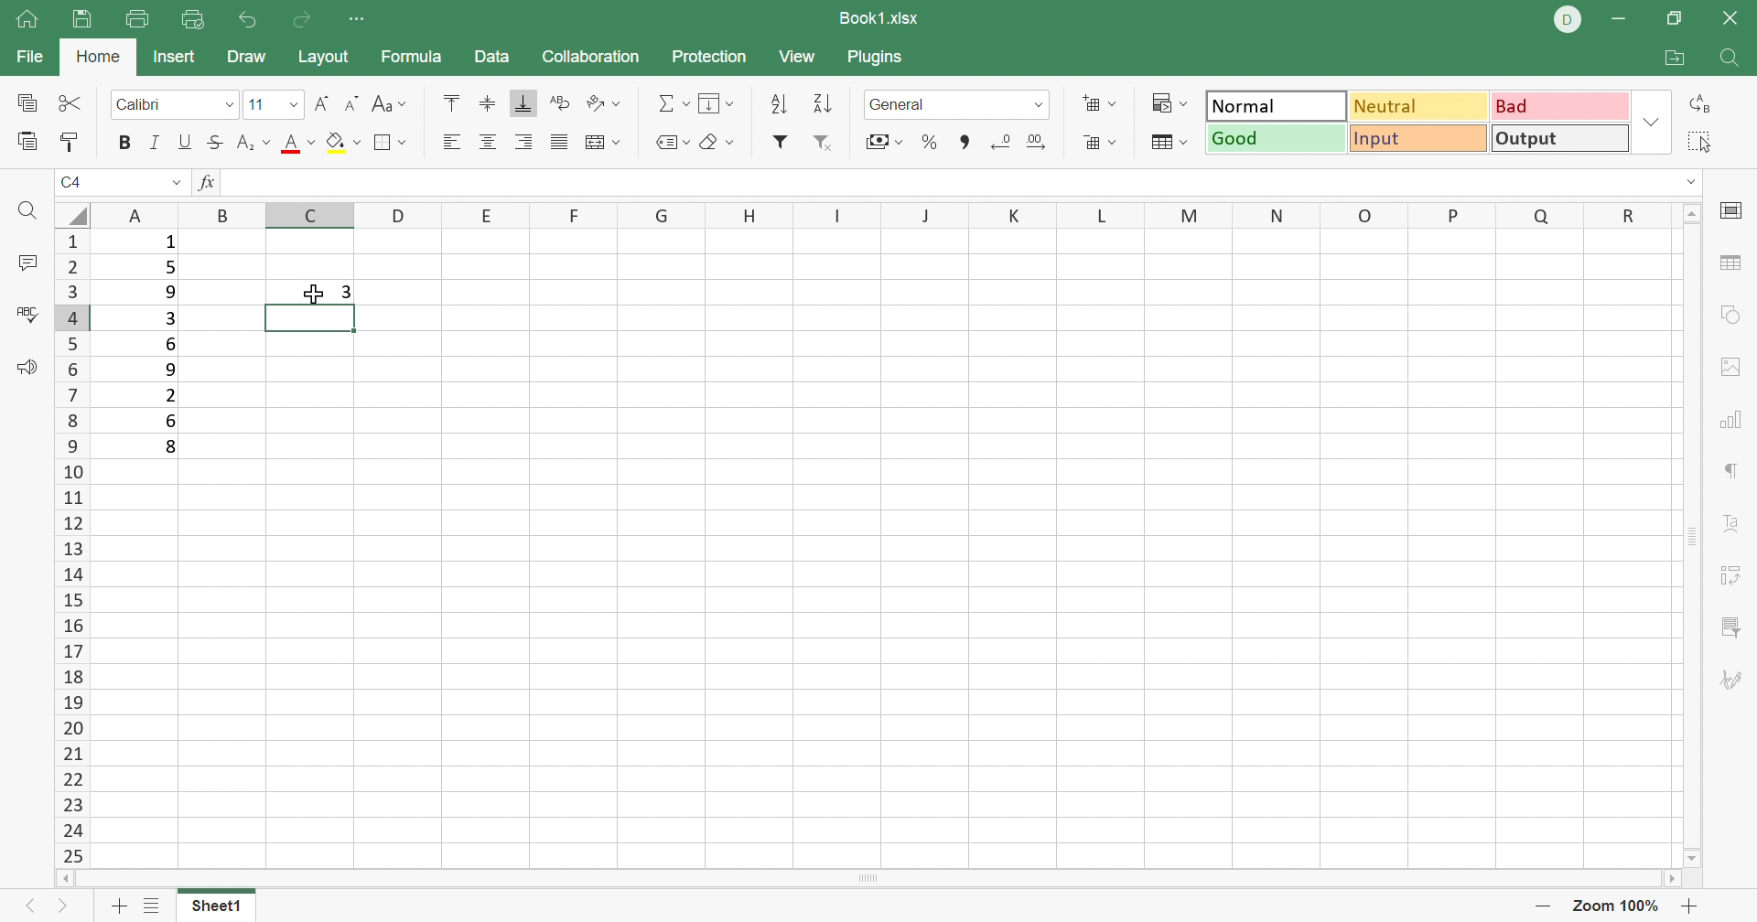 Image resolution: width=1757 pixels, height=922 pixels. Describe the element at coordinates (154, 906) in the screenshot. I see `List of sheets` at that location.